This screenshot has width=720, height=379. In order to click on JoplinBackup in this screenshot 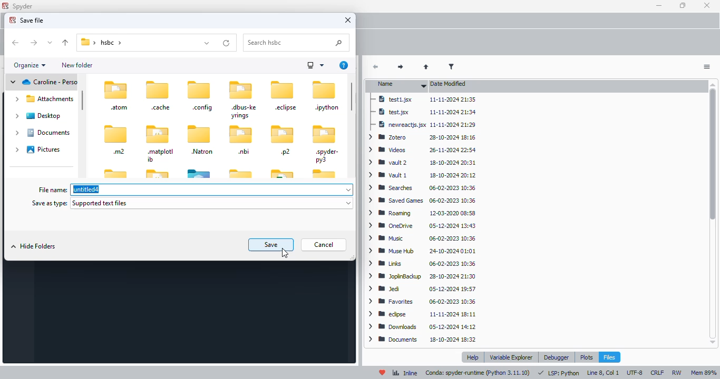, I will do `click(396, 277)`.